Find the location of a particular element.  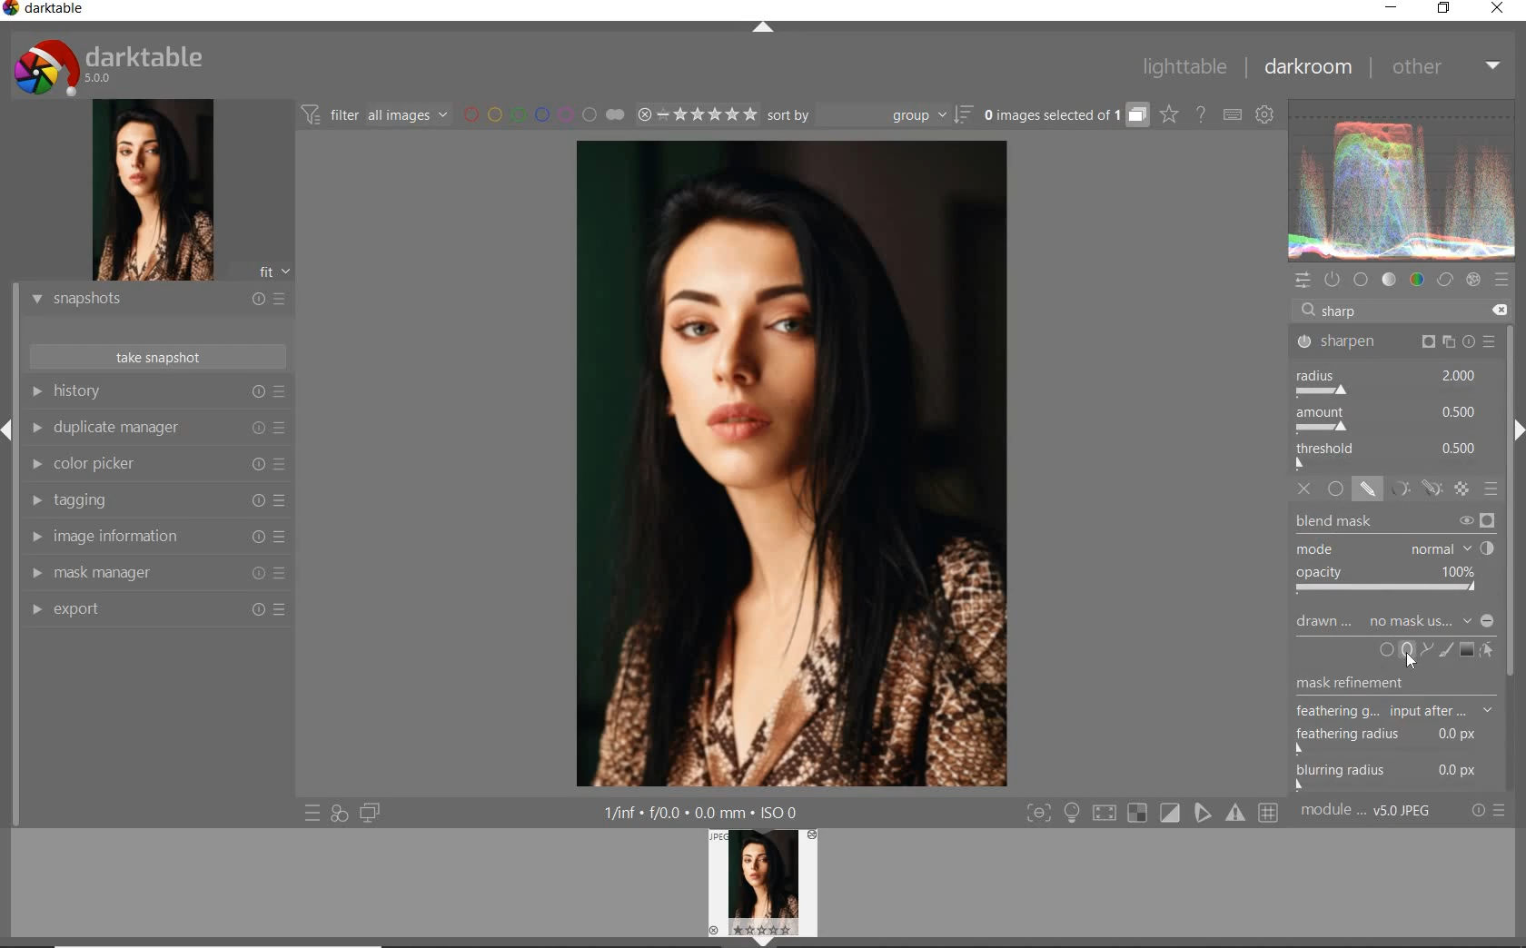

mask refinement options is located at coordinates (1396, 714).